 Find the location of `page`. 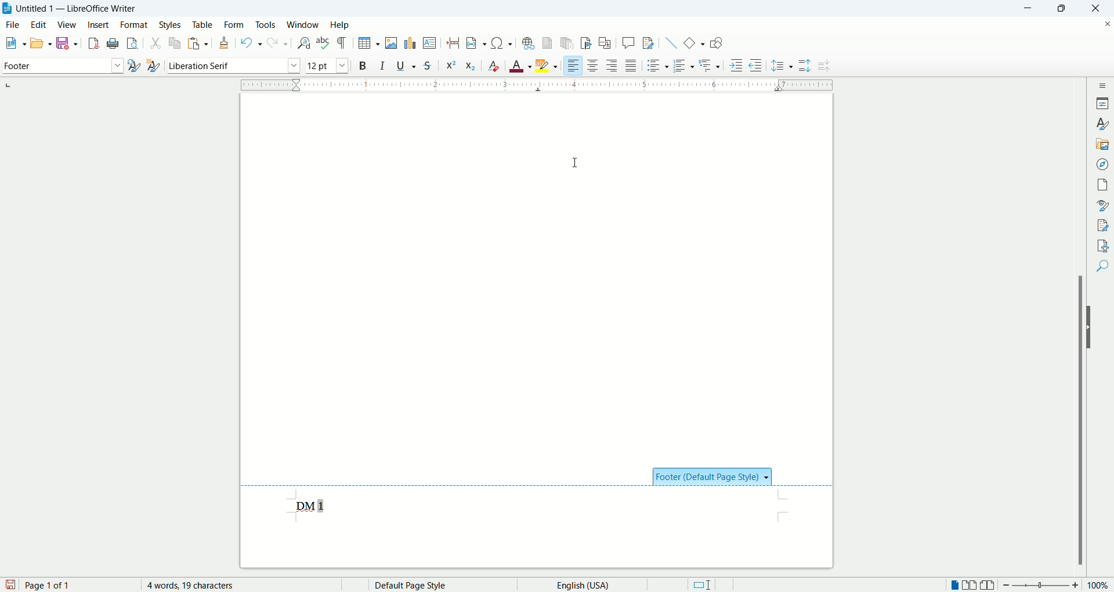

page is located at coordinates (1104, 183).